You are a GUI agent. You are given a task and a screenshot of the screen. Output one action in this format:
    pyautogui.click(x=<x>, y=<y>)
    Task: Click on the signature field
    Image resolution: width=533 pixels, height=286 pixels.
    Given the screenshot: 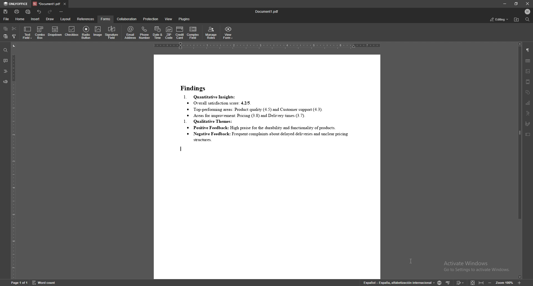 What is the action you would take?
    pyautogui.click(x=111, y=33)
    